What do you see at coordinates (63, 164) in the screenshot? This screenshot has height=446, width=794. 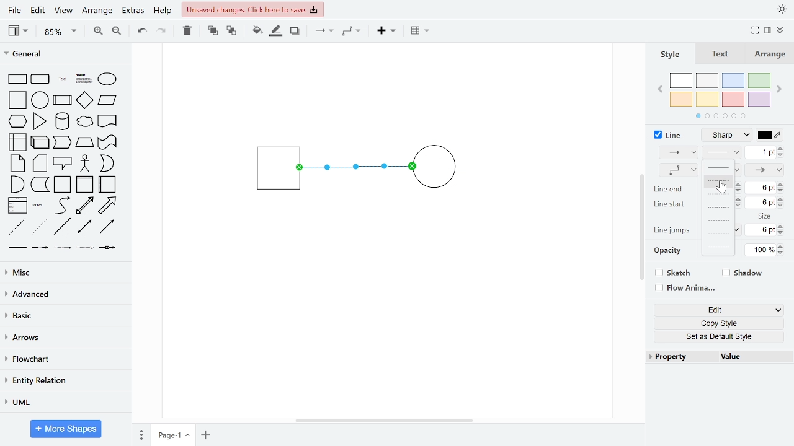 I see `callout` at bounding box center [63, 164].